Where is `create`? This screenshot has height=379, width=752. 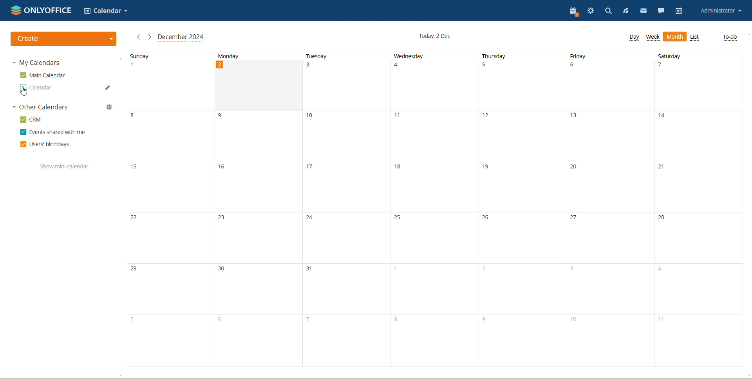
create is located at coordinates (64, 39).